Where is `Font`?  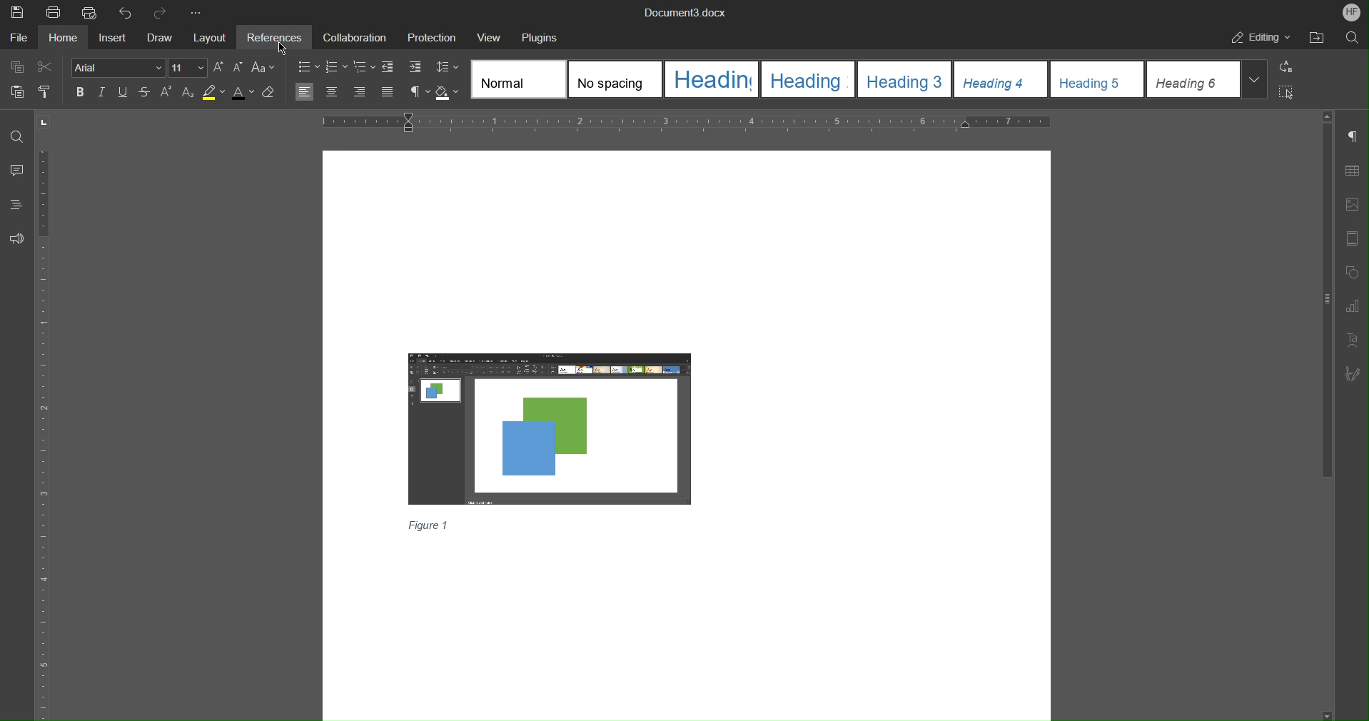 Font is located at coordinates (119, 68).